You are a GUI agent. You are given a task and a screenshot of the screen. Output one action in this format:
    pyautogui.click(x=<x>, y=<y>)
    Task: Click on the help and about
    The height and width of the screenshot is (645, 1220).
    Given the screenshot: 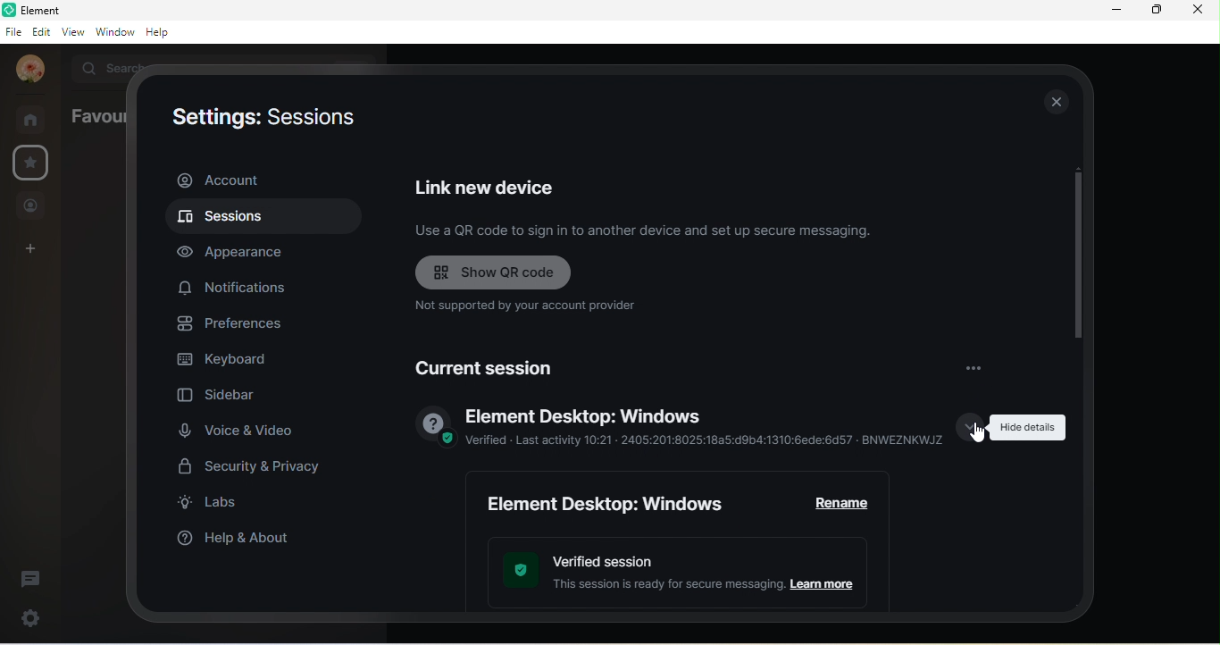 What is the action you would take?
    pyautogui.click(x=244, y=537)
    